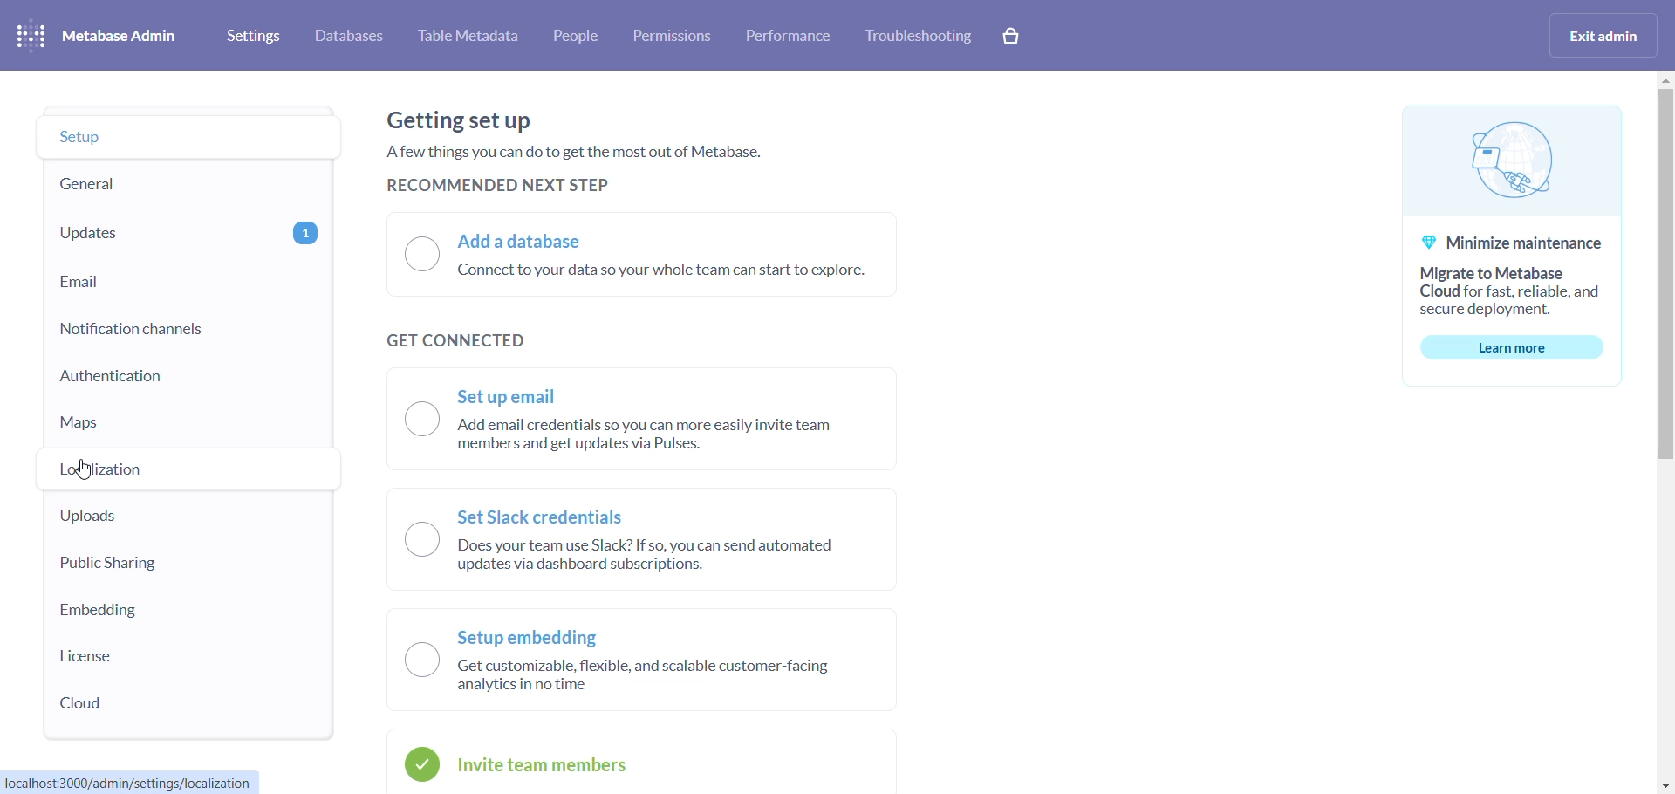  What do you see at coordinates (1665, 787) in the screenshot?
I see `move down` at bounding box center [1665, 787].